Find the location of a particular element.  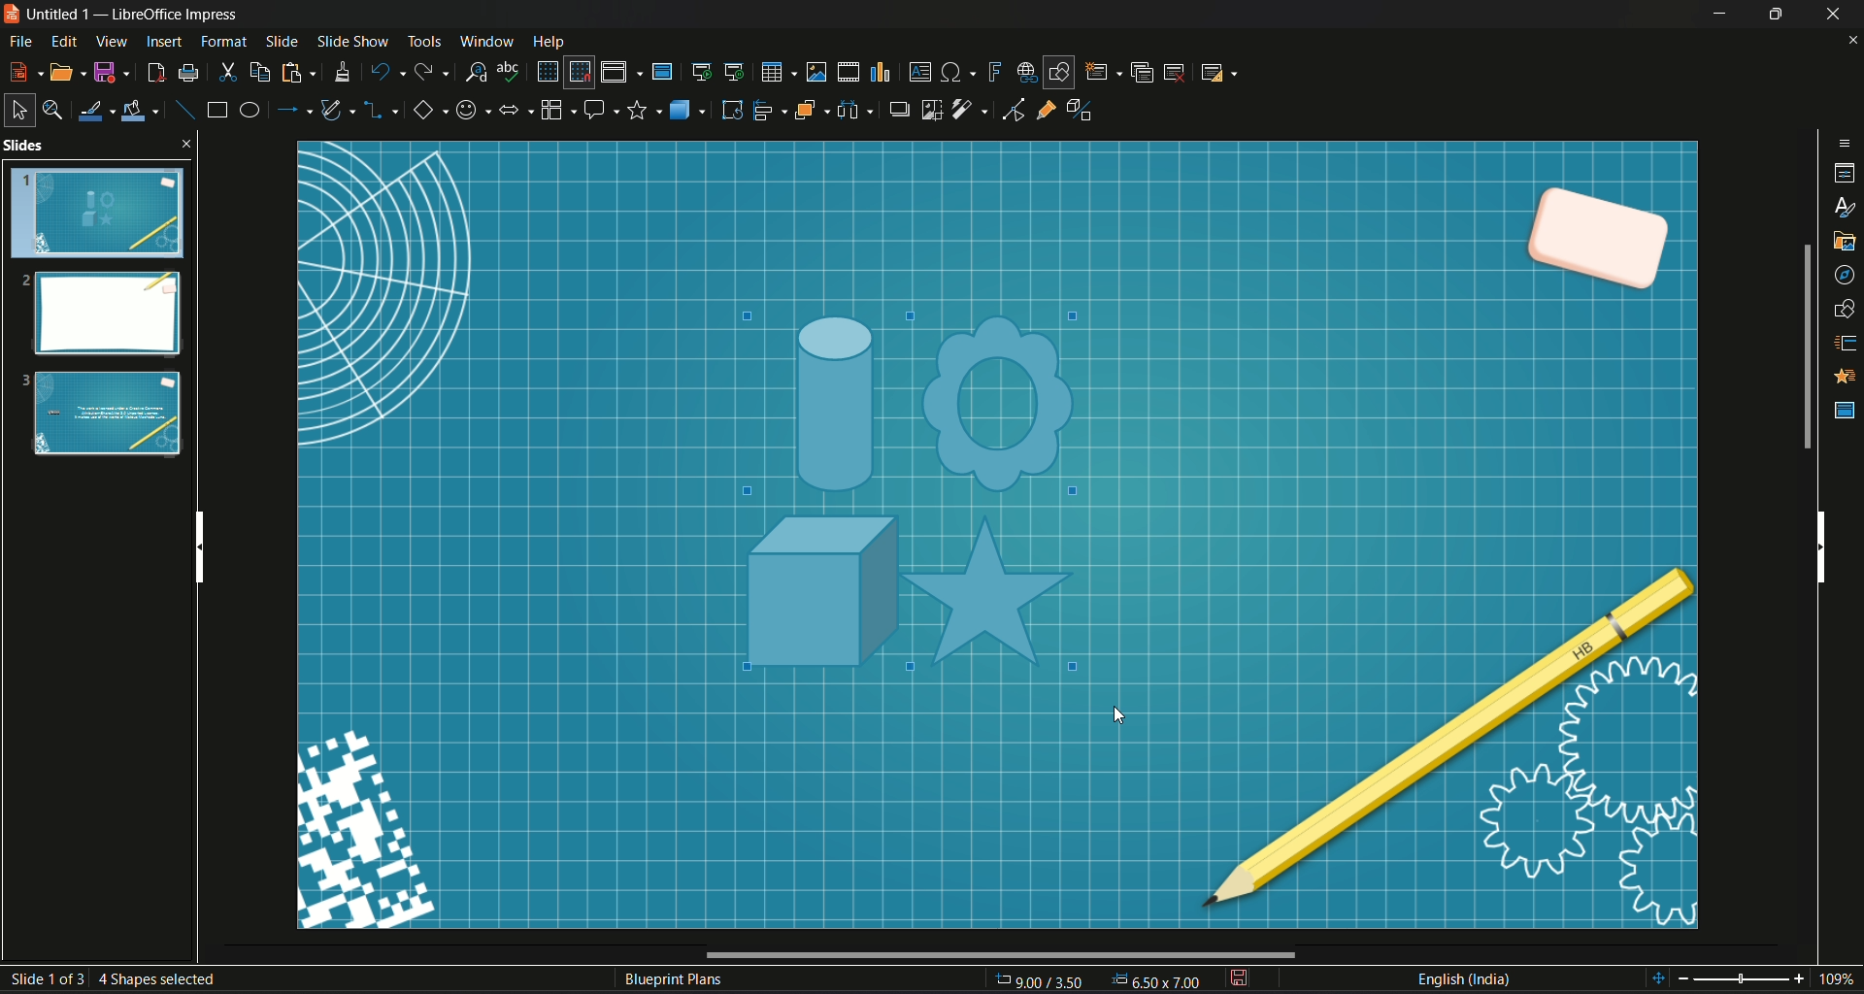

shadow is located at coordinates (896, 108).